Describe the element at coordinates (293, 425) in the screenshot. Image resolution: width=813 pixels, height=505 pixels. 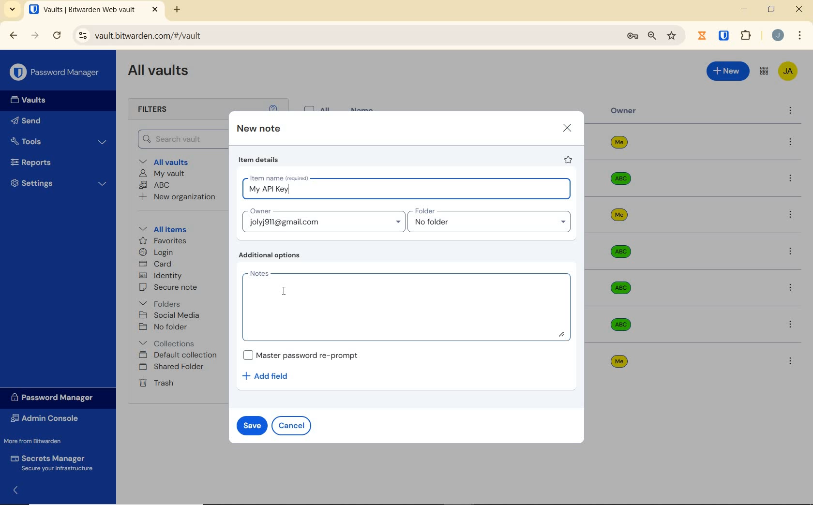
I see `cancel` at that location.